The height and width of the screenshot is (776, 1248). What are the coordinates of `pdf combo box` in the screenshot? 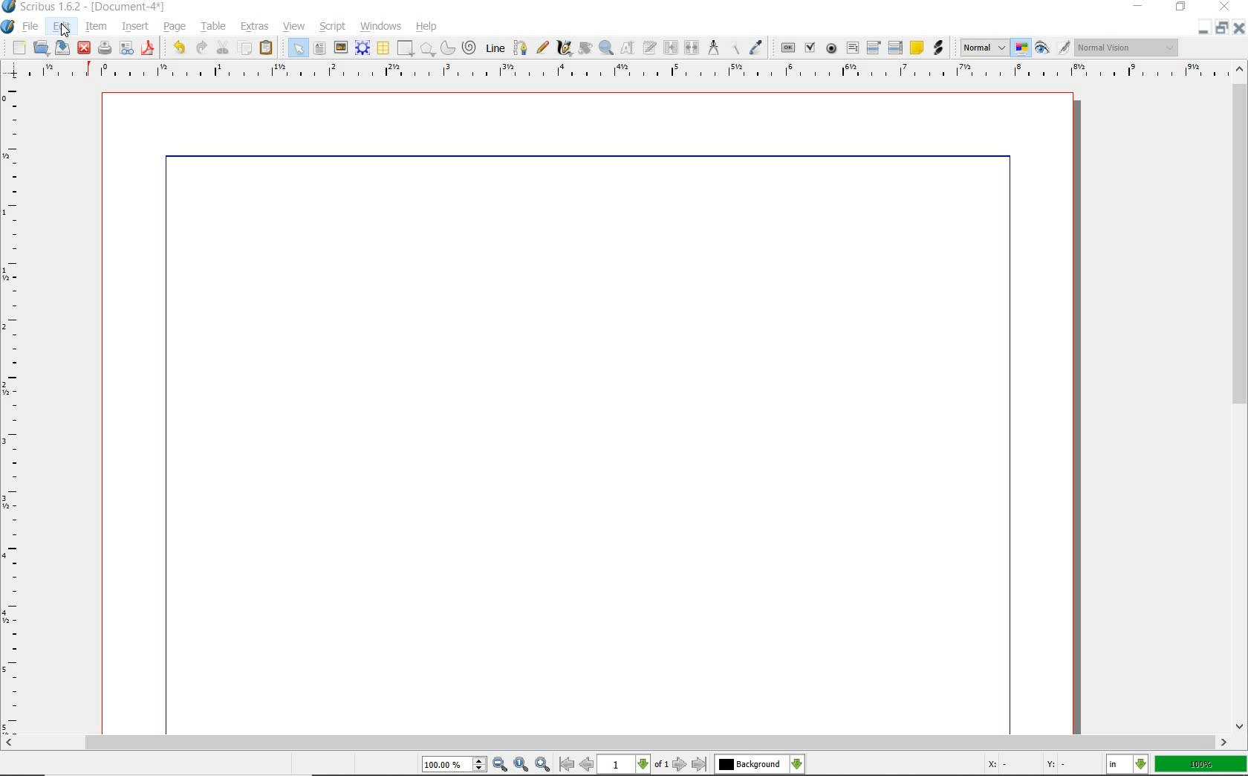 It's located at (874, 47).